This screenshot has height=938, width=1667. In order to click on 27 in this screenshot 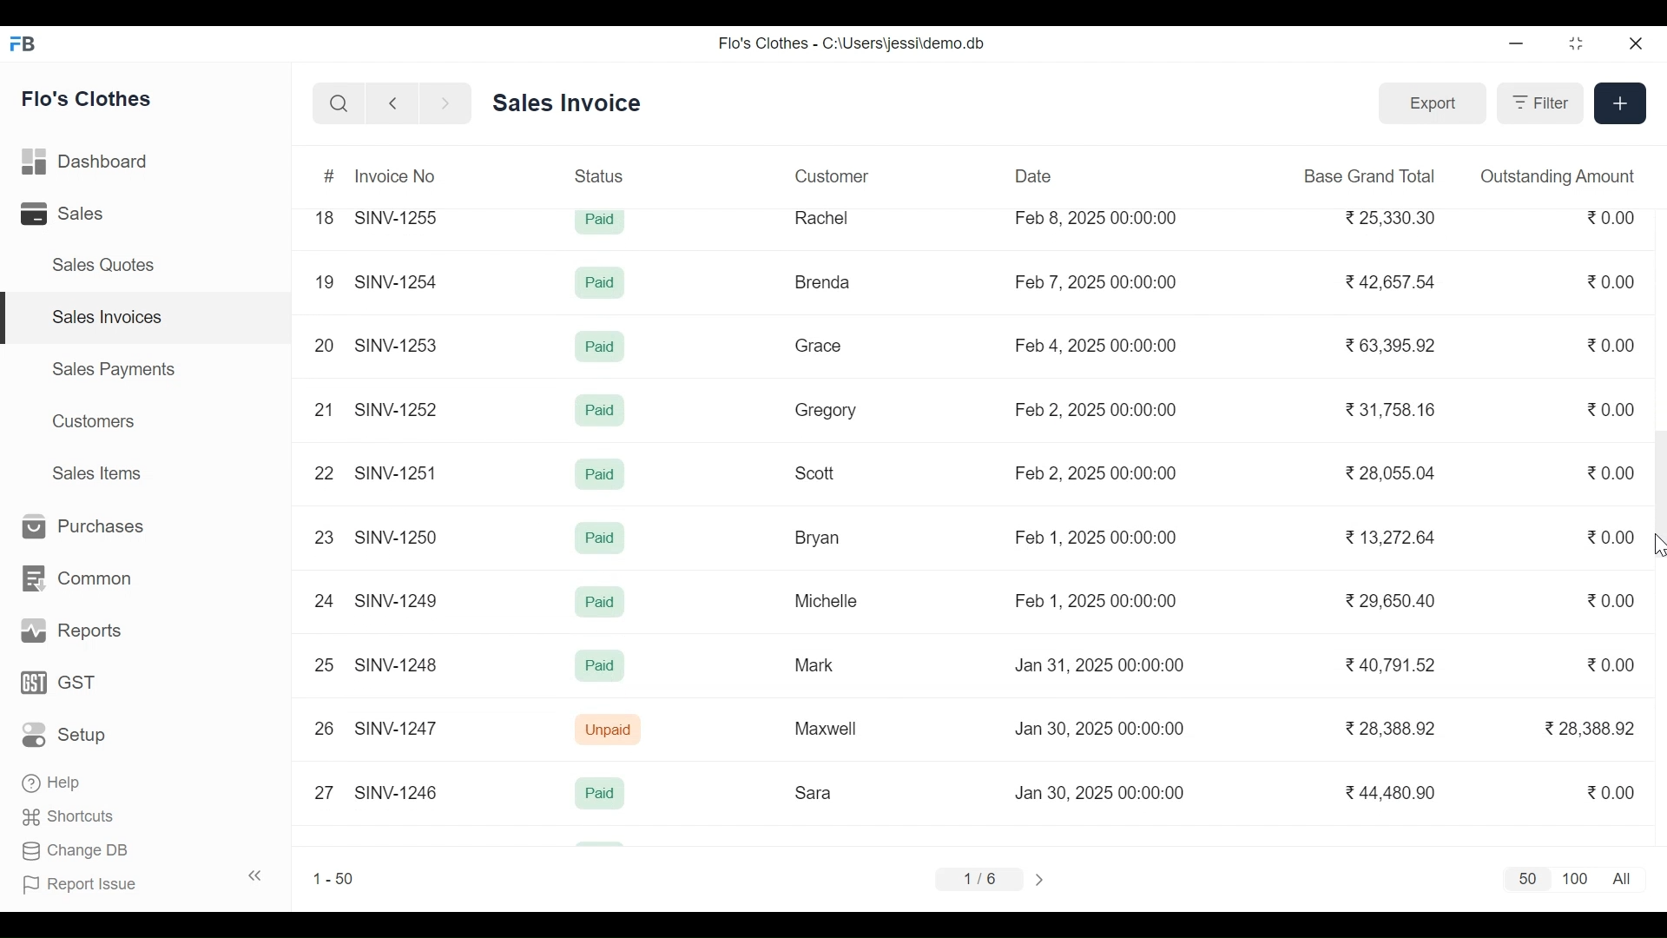, I will do `click(324, 790)`.